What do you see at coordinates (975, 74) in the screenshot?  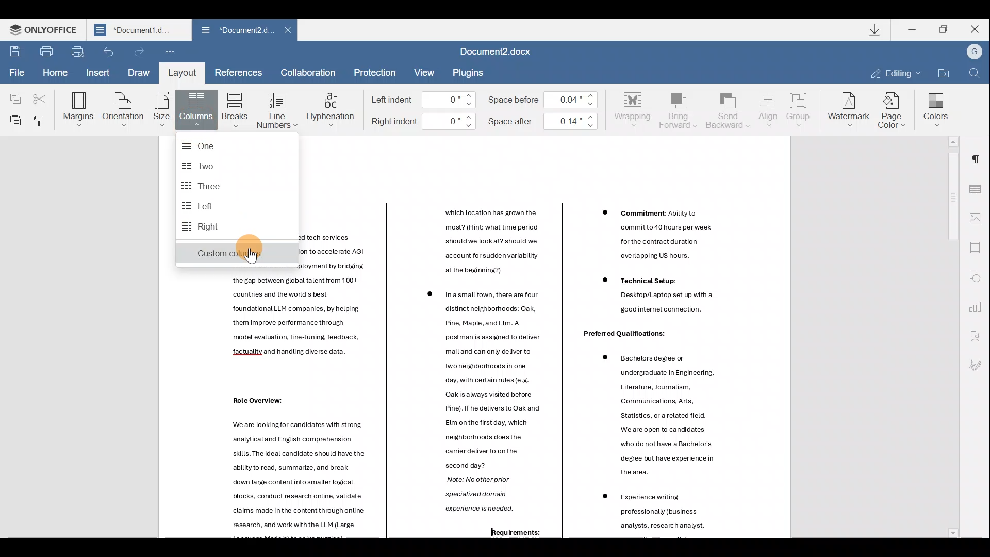 I see `Find` at bounding box center [975, 74].